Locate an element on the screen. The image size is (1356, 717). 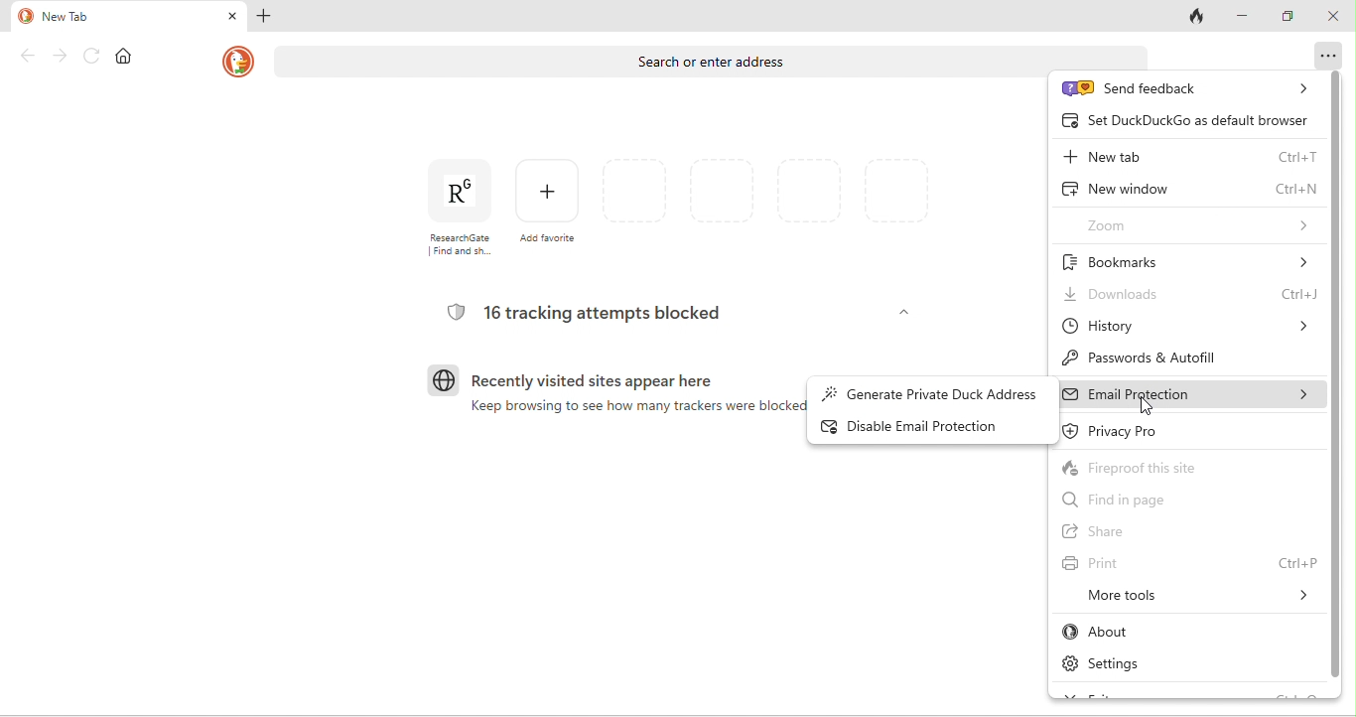
more tools is located at coordinates (1189, 598).